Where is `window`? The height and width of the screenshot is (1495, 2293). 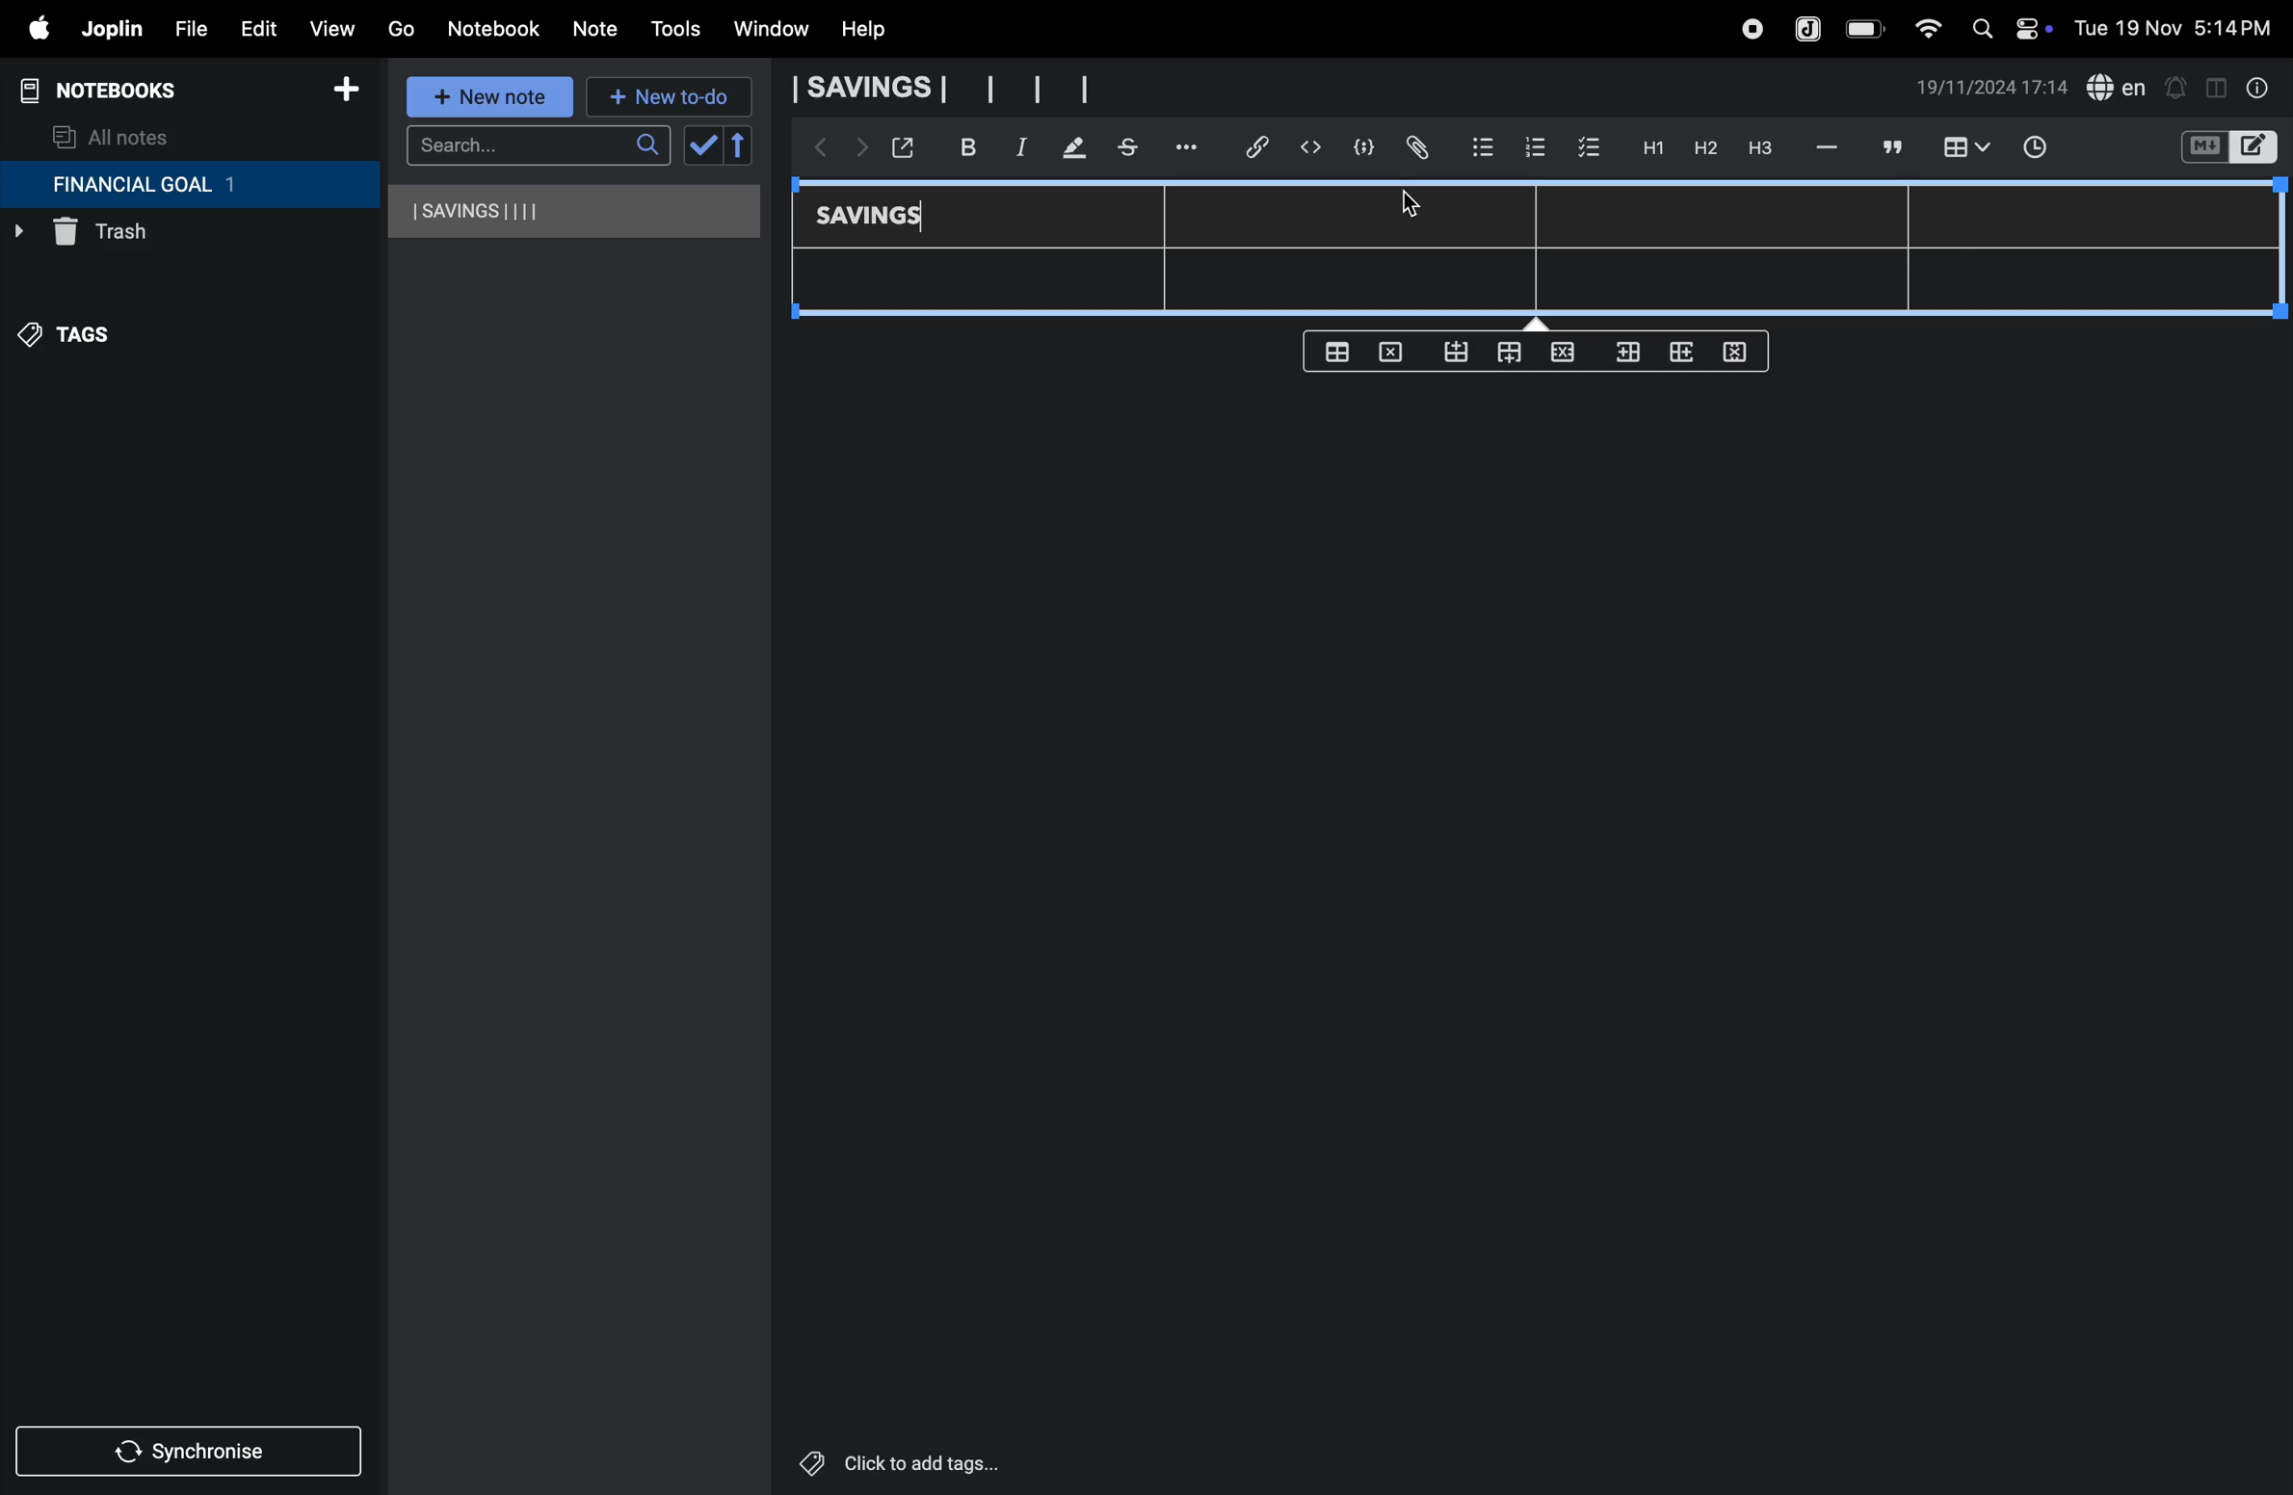 window is located at coordinates (769, 30).